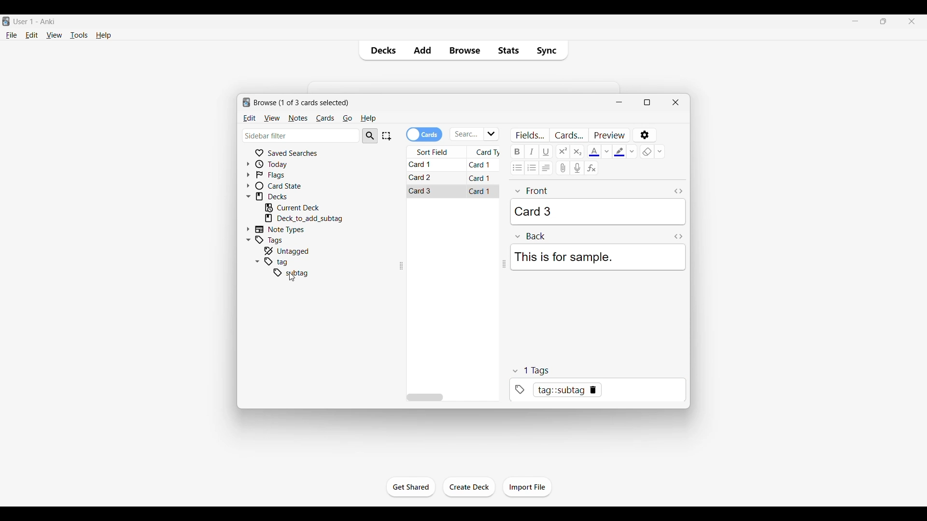  Describe the element at coordinates (286, 196) in the screenshot. I see `Click to go to decks` at that location.